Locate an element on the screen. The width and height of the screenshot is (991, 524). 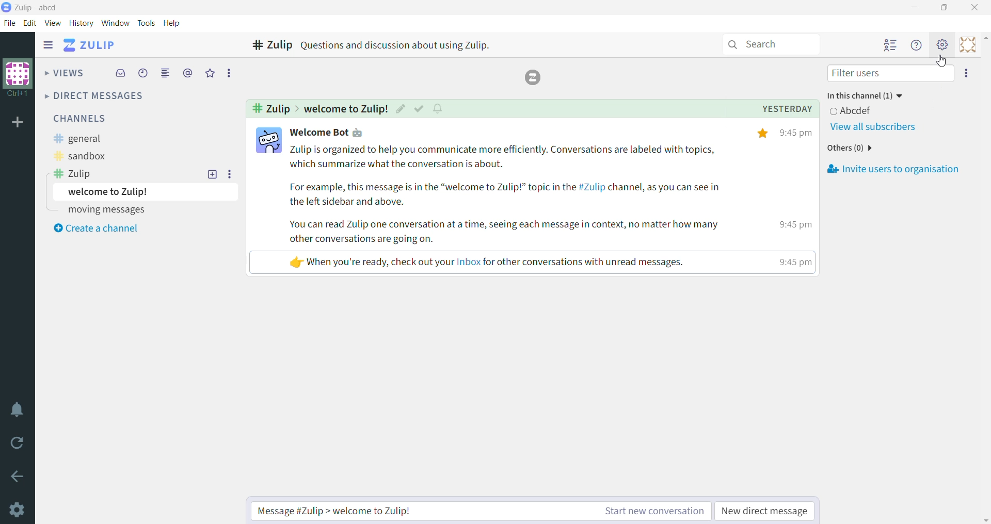
Application Logo is located at coordinates (6, 8).